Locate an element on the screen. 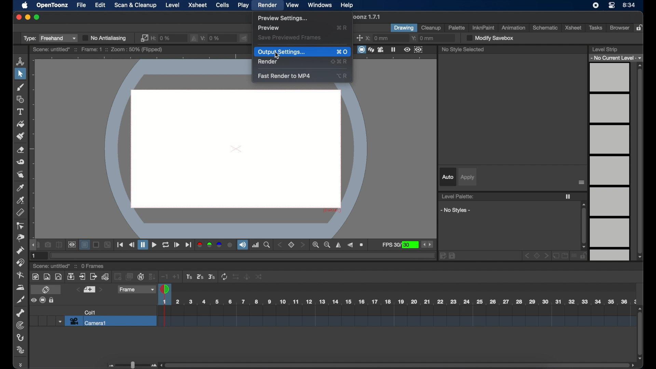  file is located at coordinates (82, 5).